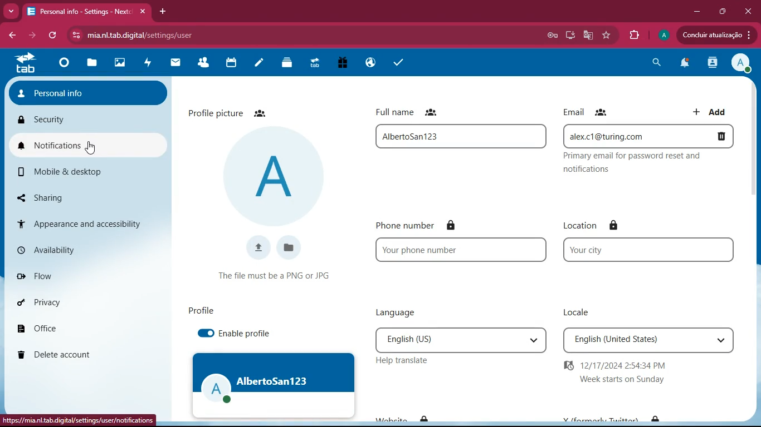 The width and height of the screenshot is (761, 427). What do you see at coordinates (459, 250) in the screenshot?
I see `phone number` at bounding box center [459, 250].